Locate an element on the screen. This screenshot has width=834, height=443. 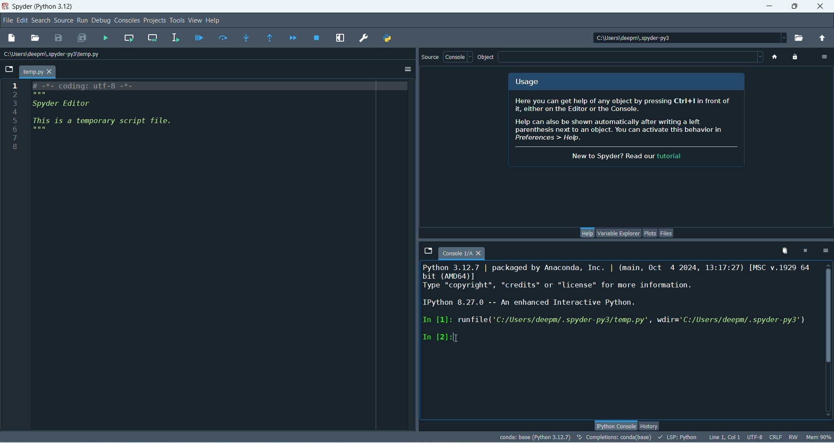
conda:base is located at coordinates (535, 437).